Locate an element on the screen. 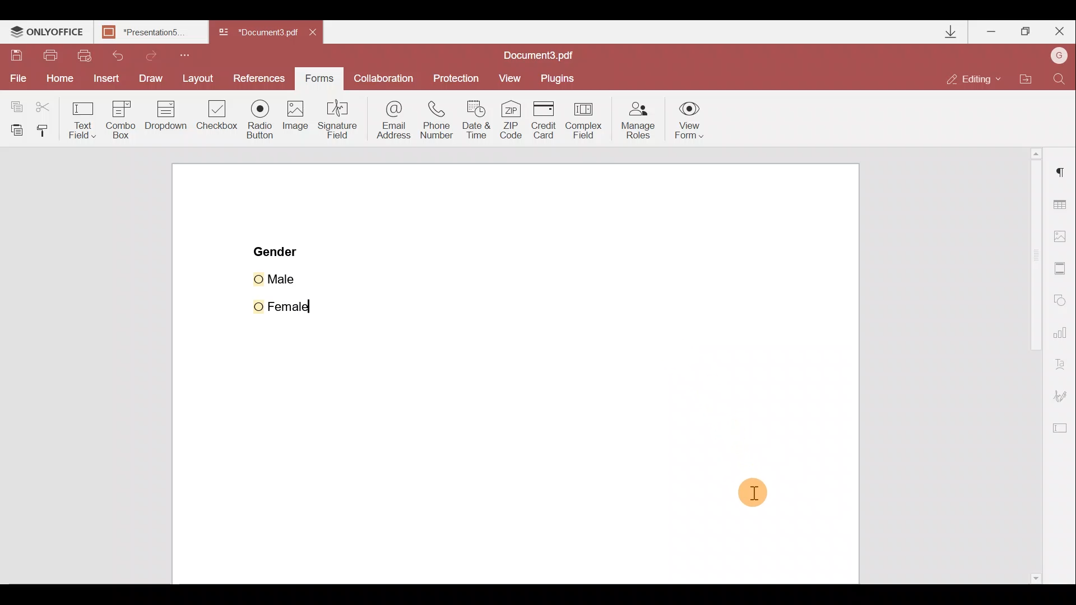 Image resolution: width=1076 pixels, height=605 pixels. Minimize is located at coordinates (991, 31).